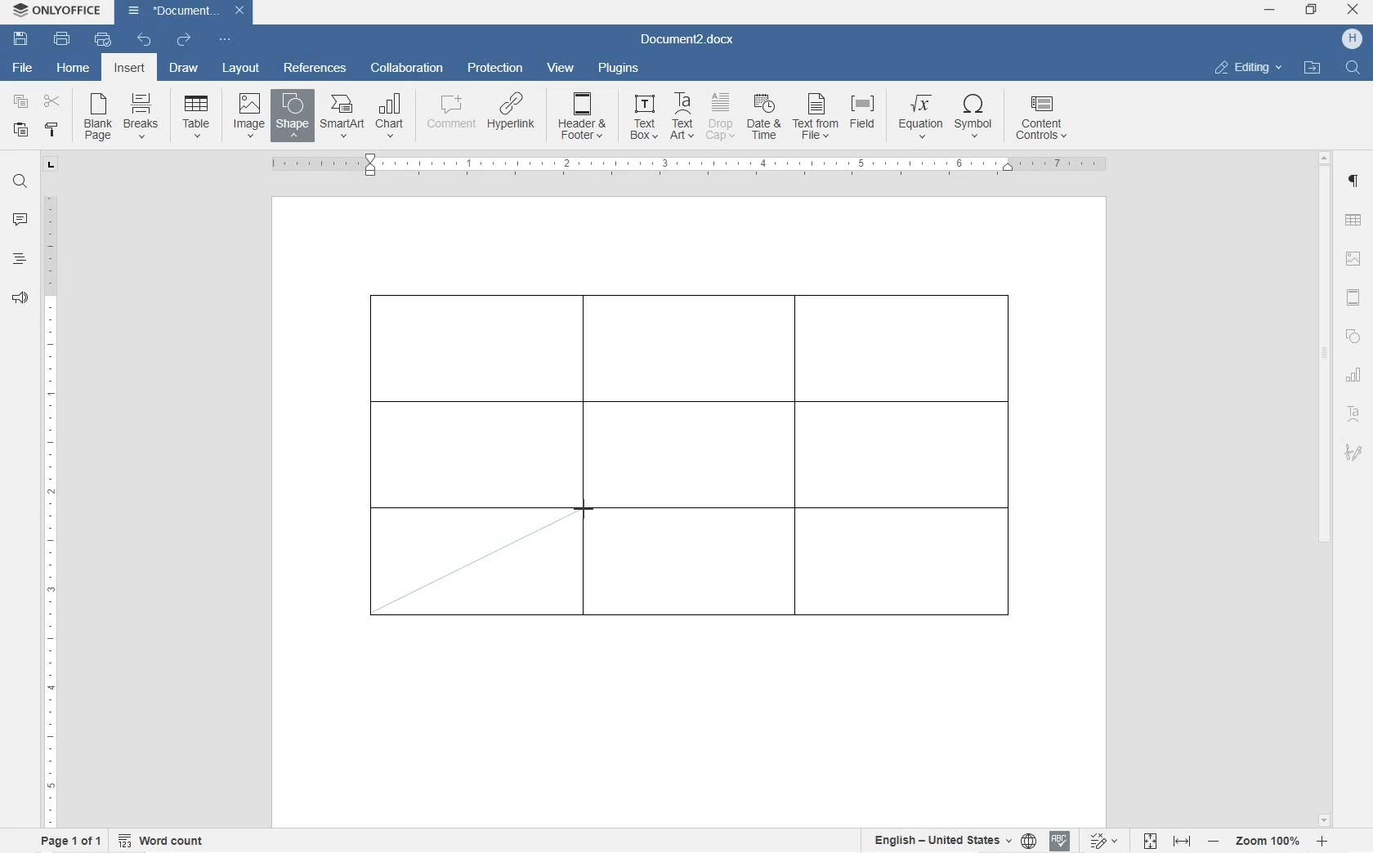  What do you see at coordinates (722, 118) in the screenshot?
I see `DROP CAP` at bounding box center [722, 118].